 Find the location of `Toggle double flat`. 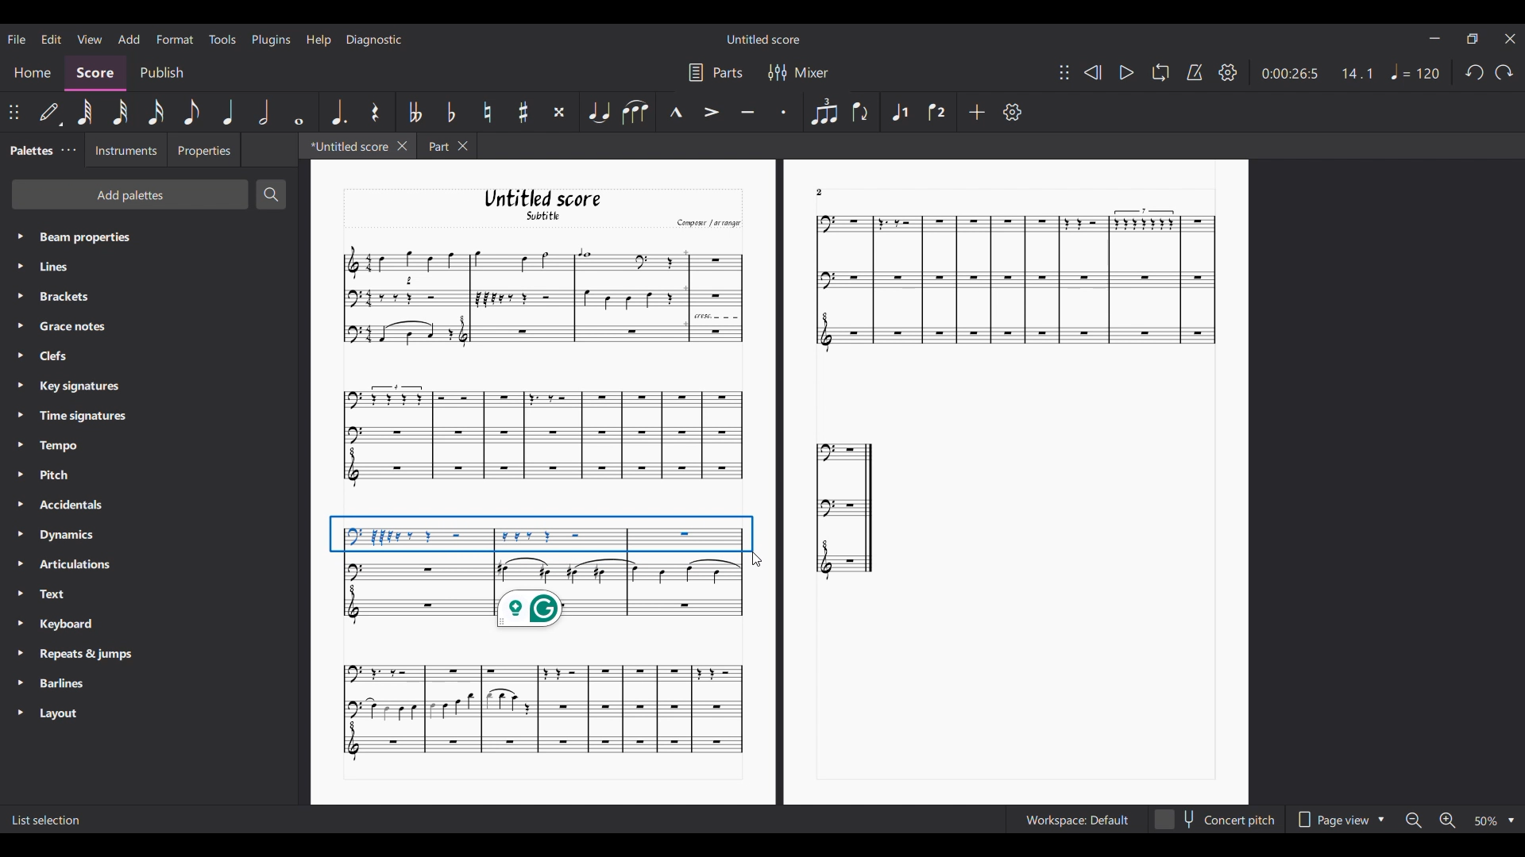

Toggle double flat is located at coordinates (415, 112).